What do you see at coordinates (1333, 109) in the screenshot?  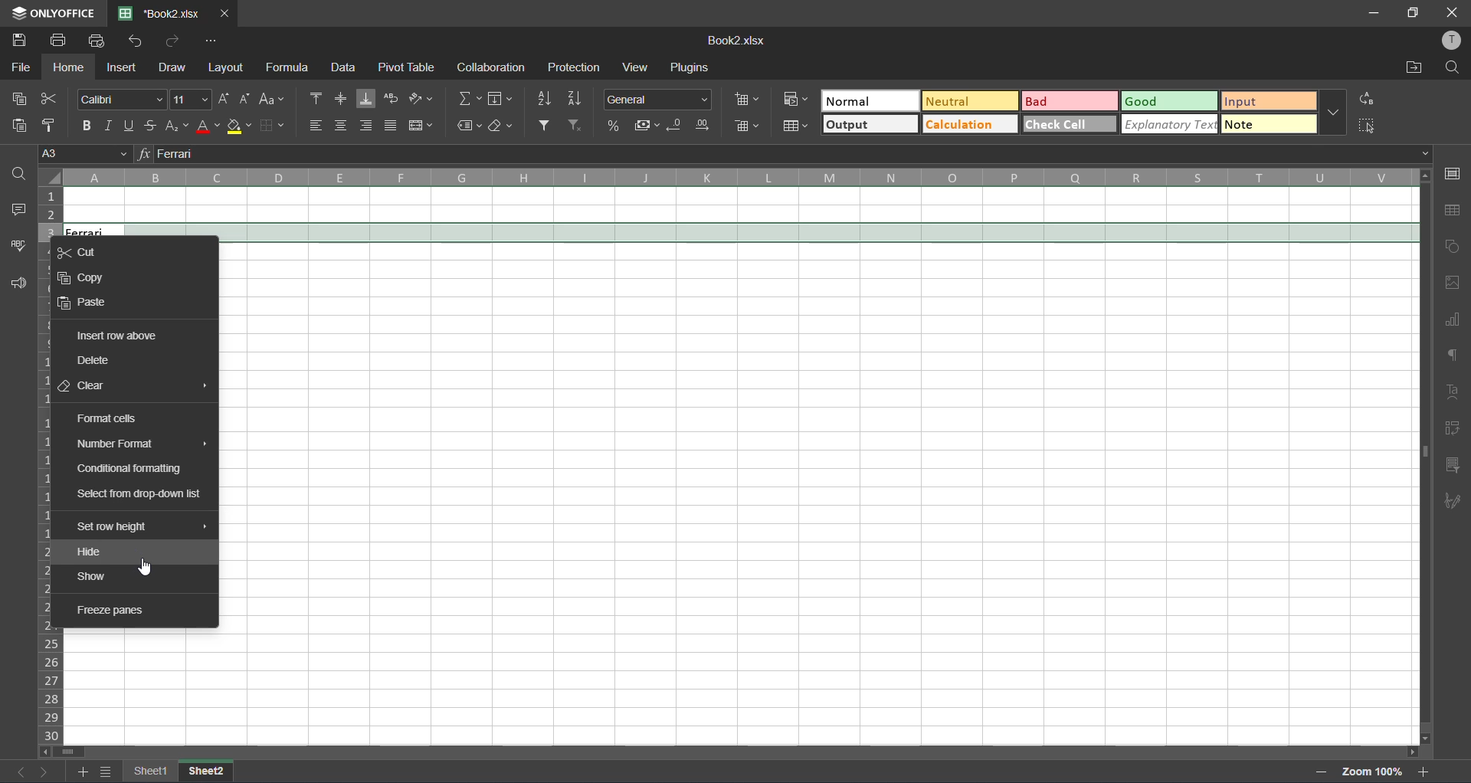 I see `more options` at bounding box center [1333, 109].